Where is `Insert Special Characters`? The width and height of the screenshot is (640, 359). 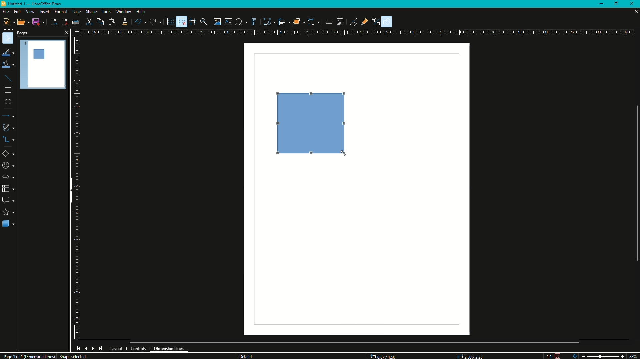 Insert Special Characters is located at coordinates (241, 21).